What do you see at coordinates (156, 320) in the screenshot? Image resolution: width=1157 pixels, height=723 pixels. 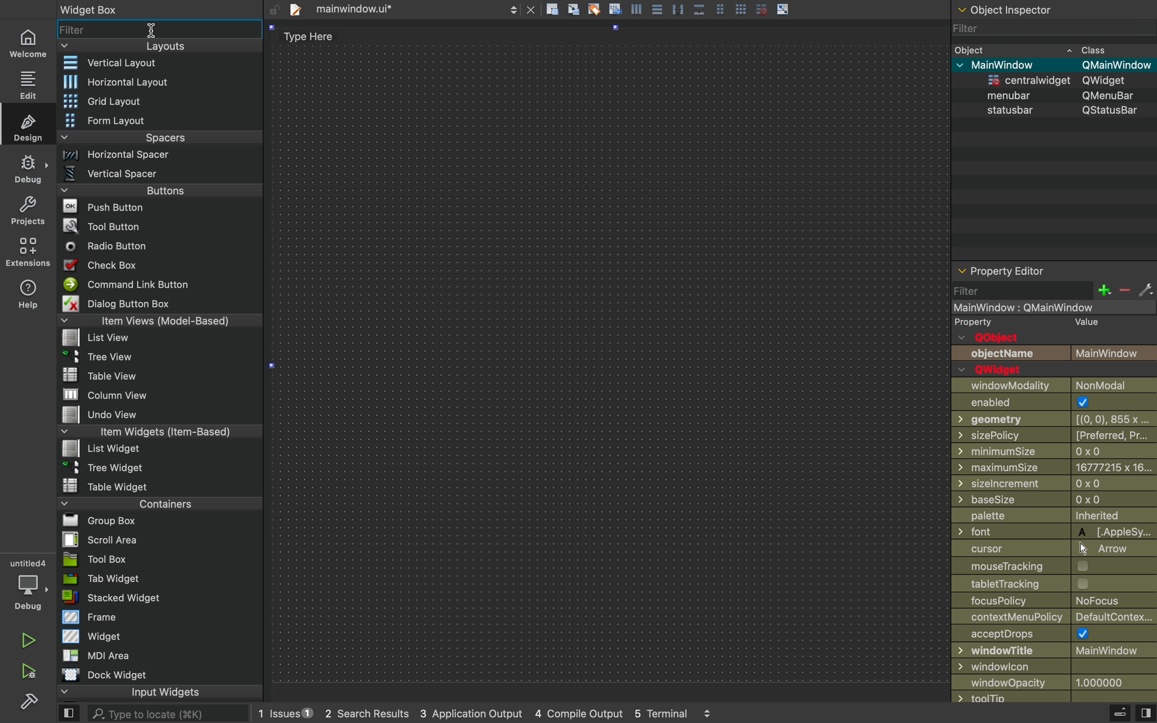 I see `item views` at bounding box center [156, 320].